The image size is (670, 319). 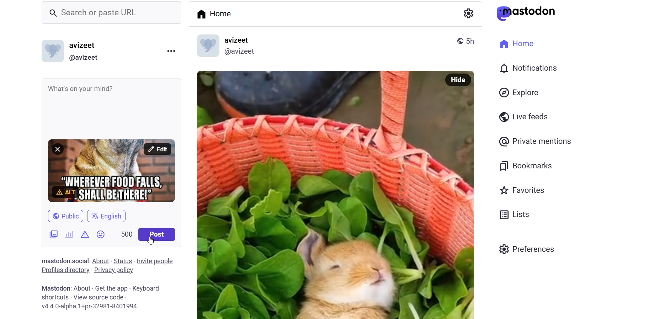 What do you see at coordinates (51, 51) in the screenshot?
I see `display picture` at bounding box center [51, 51].